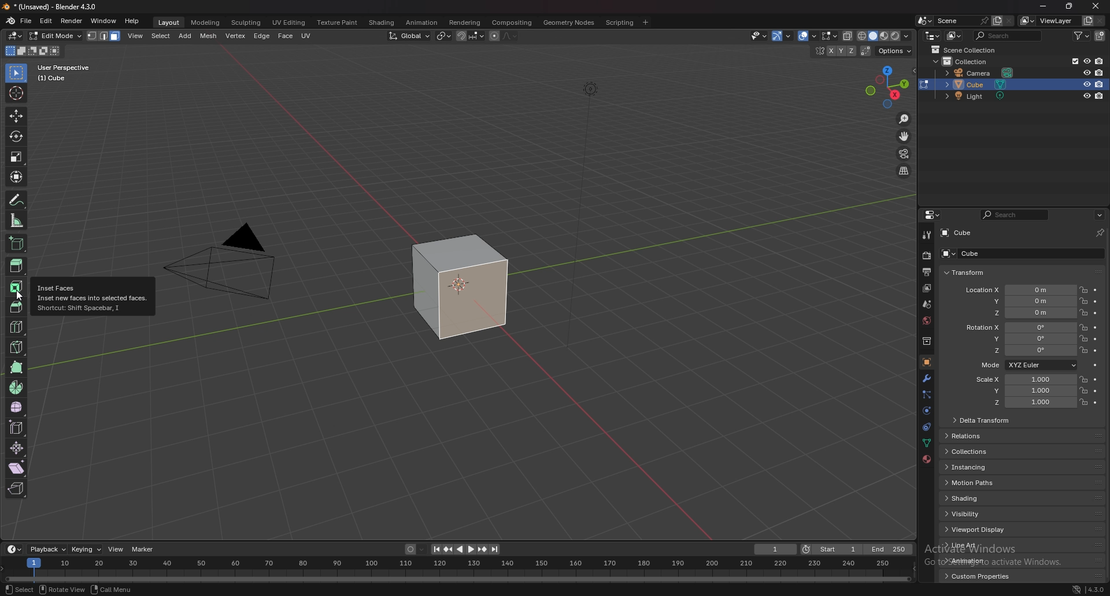 This screenshot has height=596, width=1110. I want to click on browse scene, so click(924, 20).